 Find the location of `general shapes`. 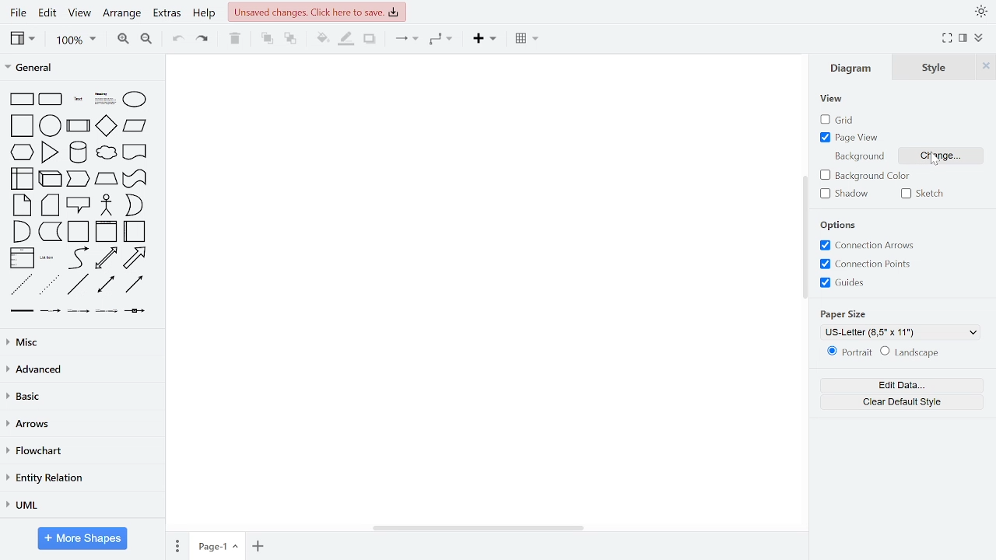

general shapes is located at coordinates (75, 284).